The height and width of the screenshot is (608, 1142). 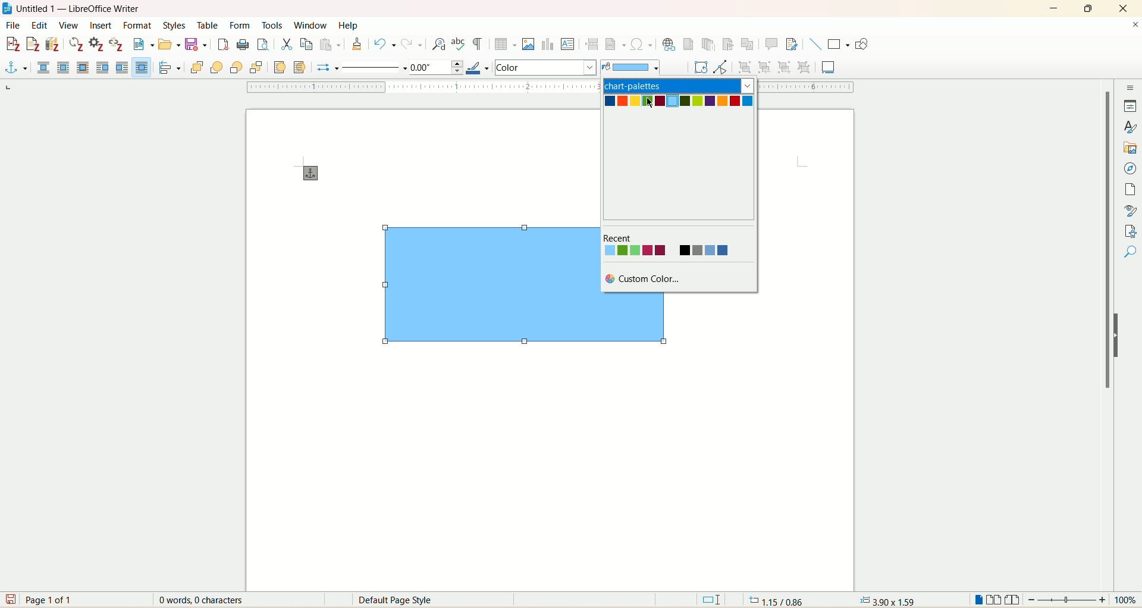 What do you see at coordinates (273, 25) in the screenshot?
I see `tools` at bounding box center [273, 25].